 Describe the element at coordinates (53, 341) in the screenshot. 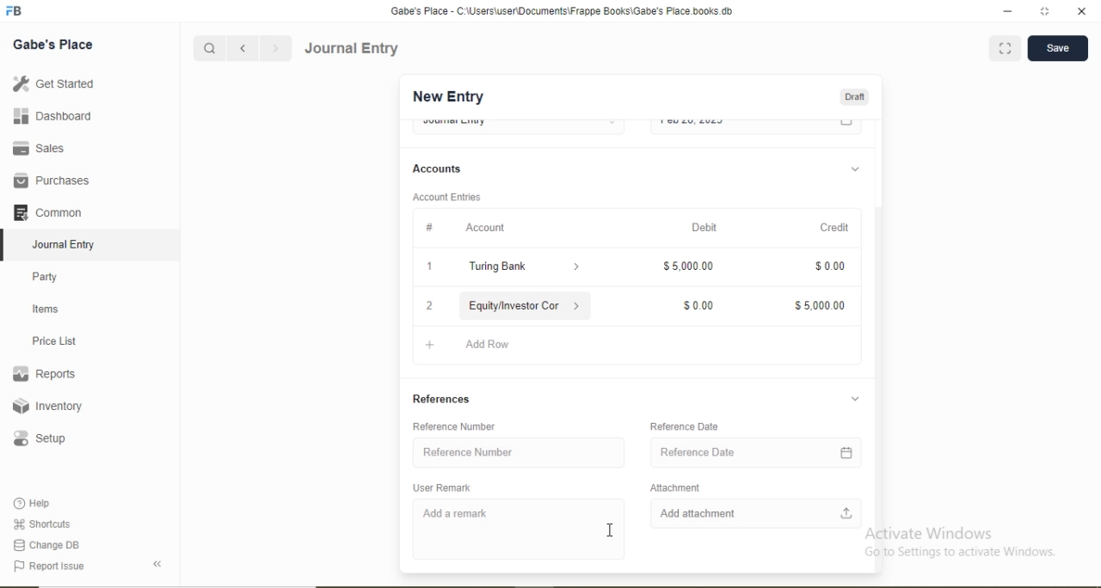

I see `Price List` at that location.